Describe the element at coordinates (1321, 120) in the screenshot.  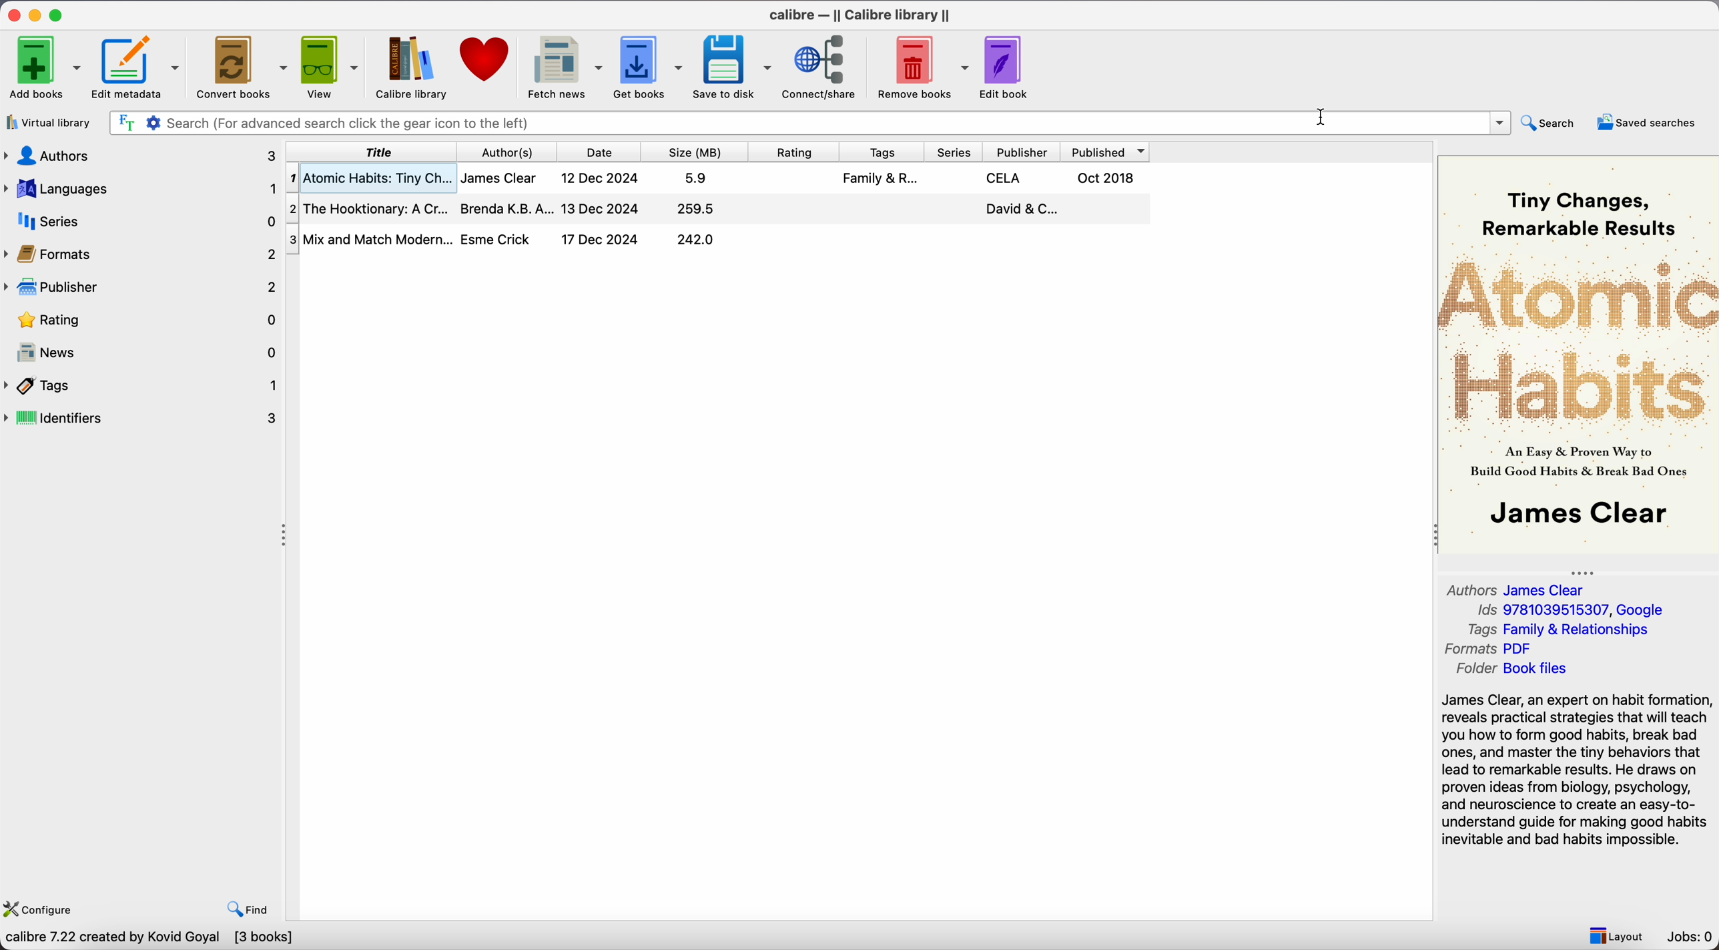
I see `cursor` at that location.